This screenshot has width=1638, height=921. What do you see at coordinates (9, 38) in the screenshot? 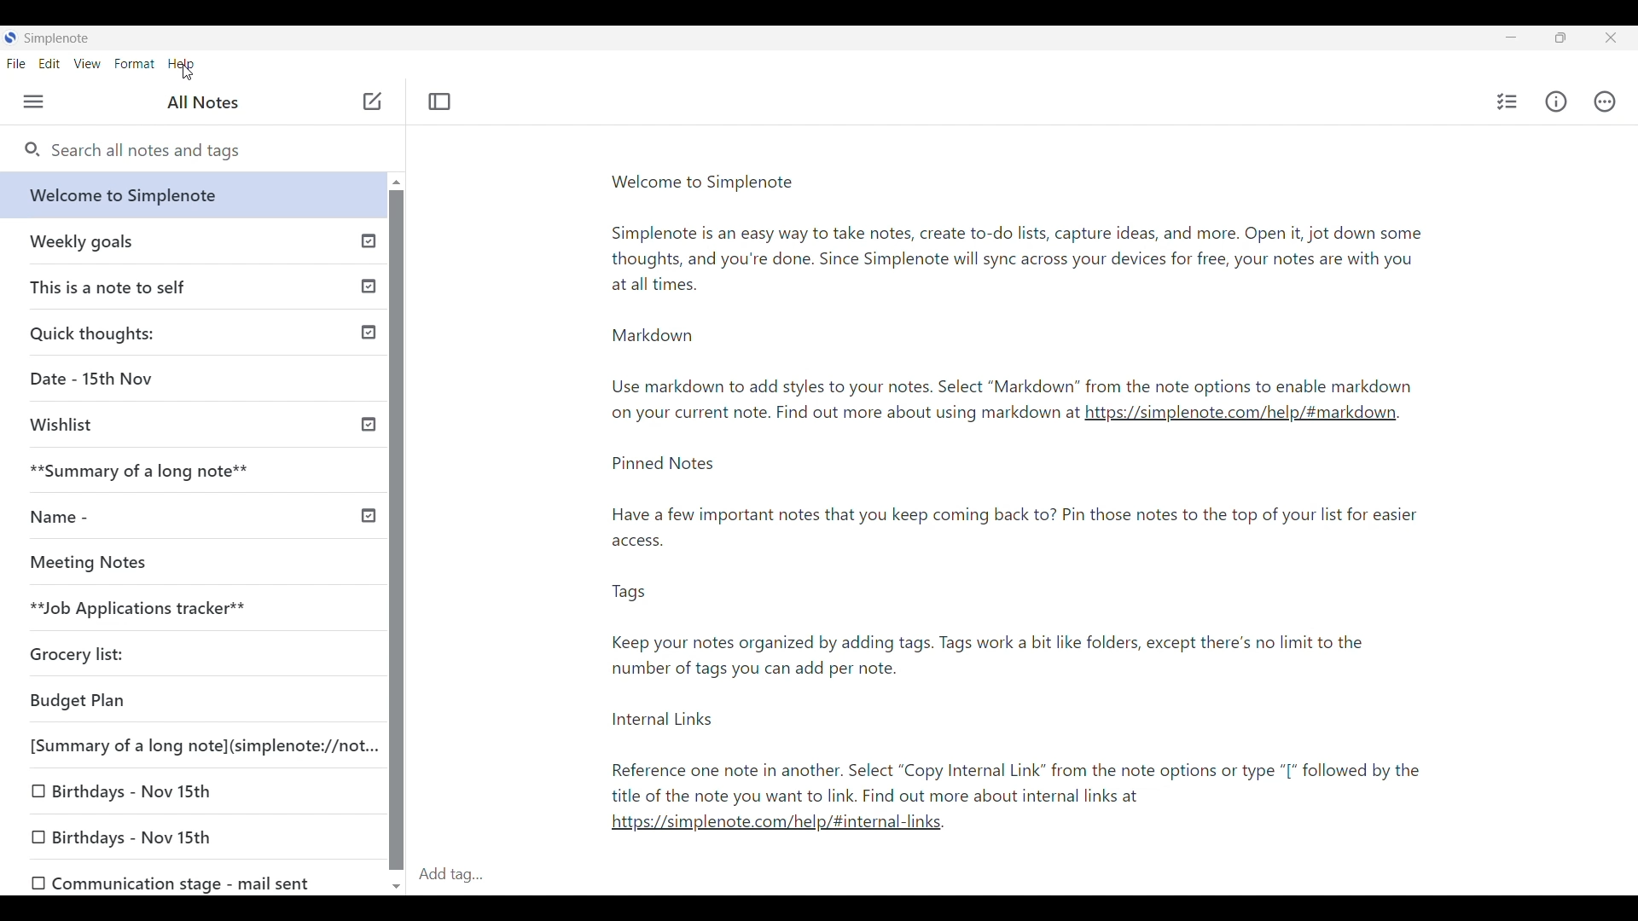
I see `Software logo` at bounding box center [9, 38].